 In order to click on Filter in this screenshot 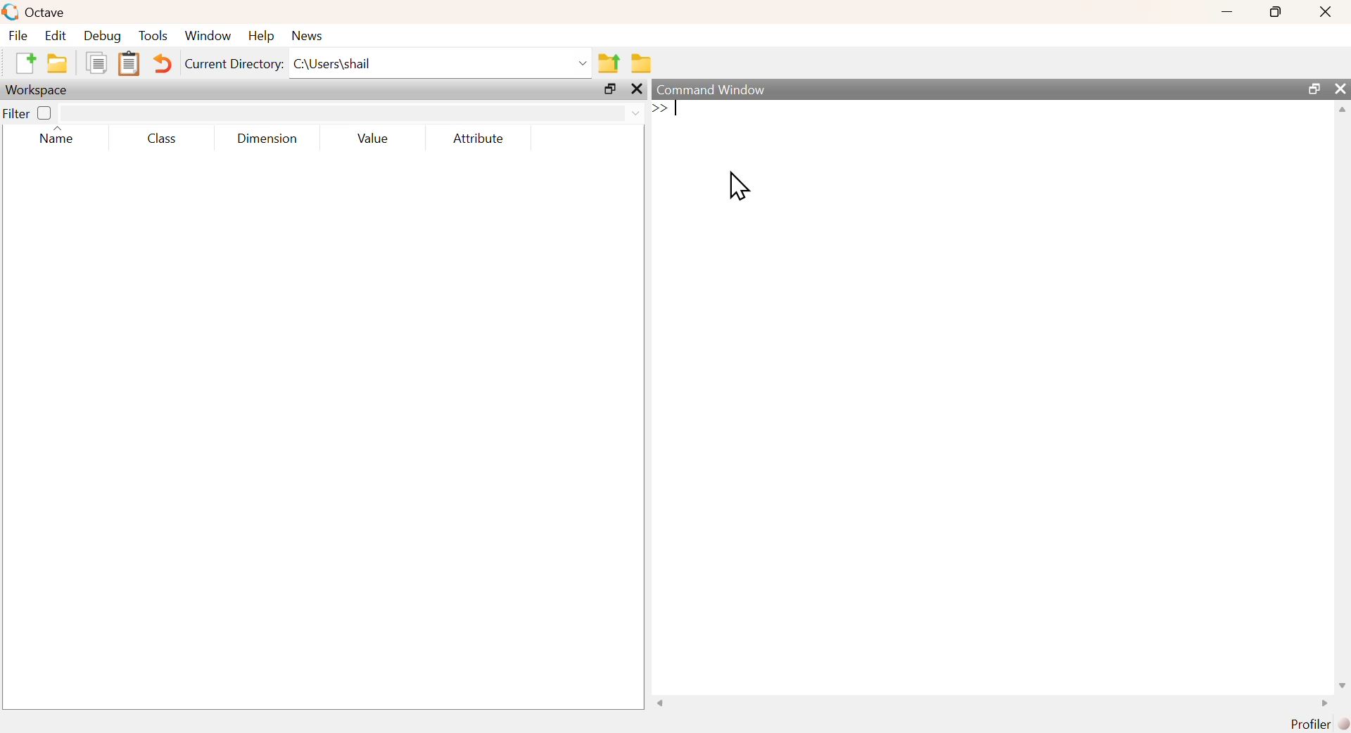, I will do `click(31, 113)`.